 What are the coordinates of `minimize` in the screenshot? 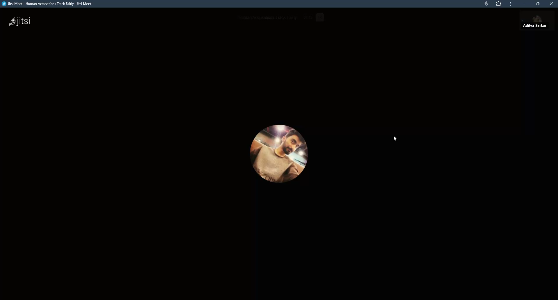 It's located at (524, 4).